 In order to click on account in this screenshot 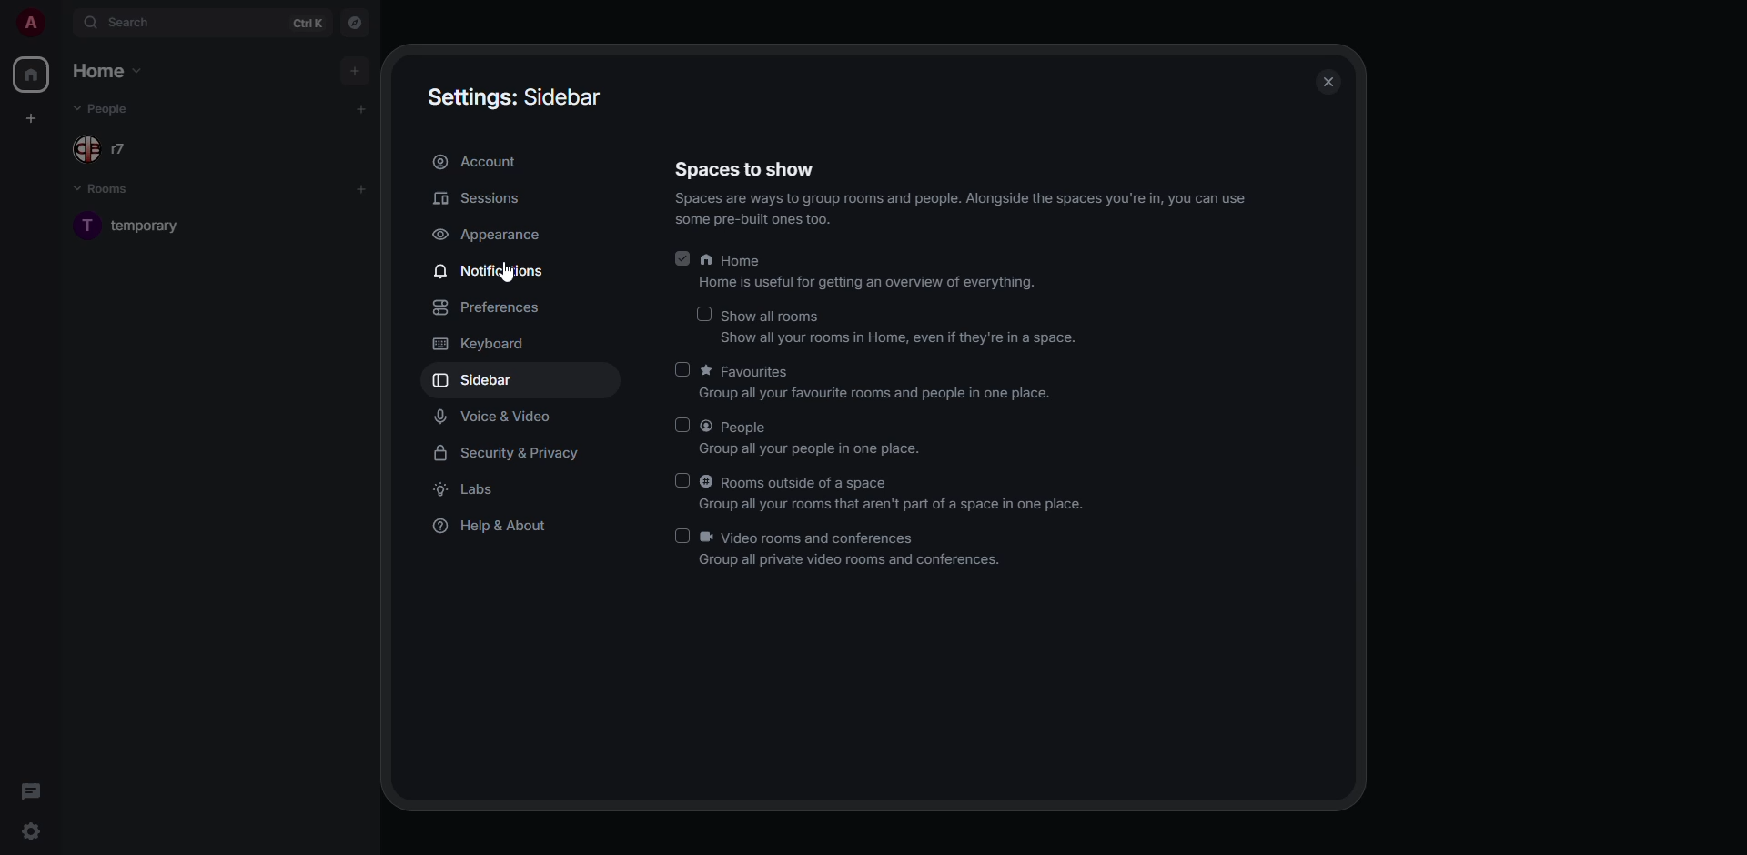, I will do `click(478, 161)`.